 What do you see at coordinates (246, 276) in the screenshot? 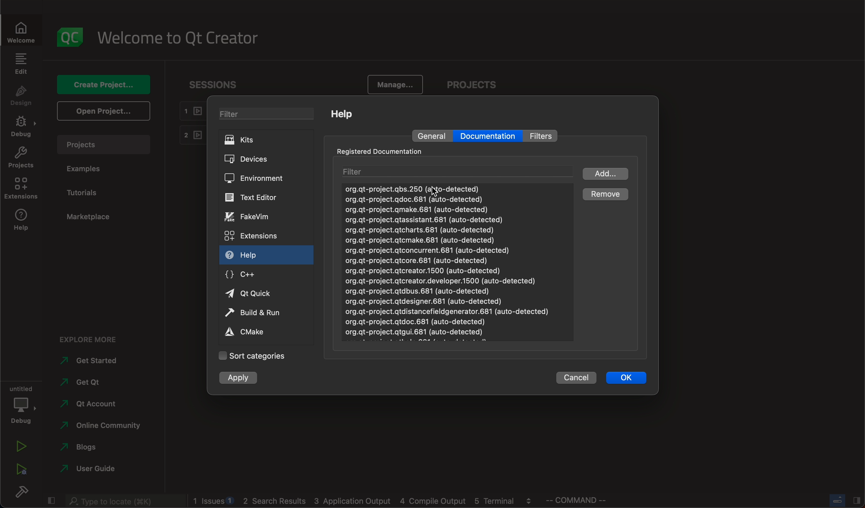
I see `c++` at bounding box center [246, 276].